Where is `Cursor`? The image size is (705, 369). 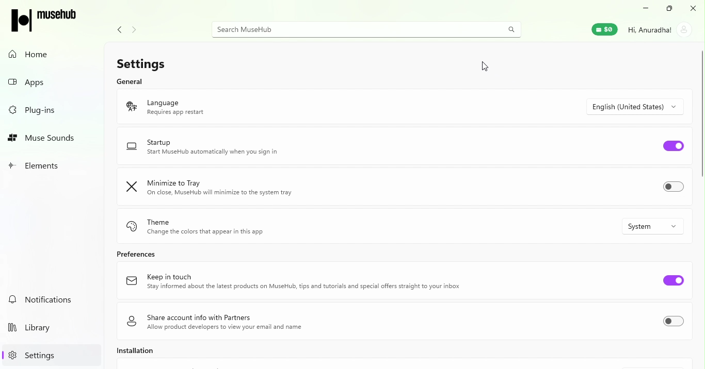 Cursor is located at coordinates (484, 66).